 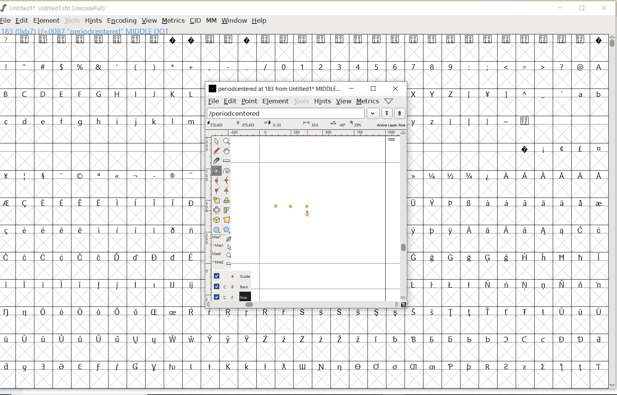 What do you see at coordinates (99, 94) in the screenshot?
I see `uppercase letters` at bounding box center [99, 94].